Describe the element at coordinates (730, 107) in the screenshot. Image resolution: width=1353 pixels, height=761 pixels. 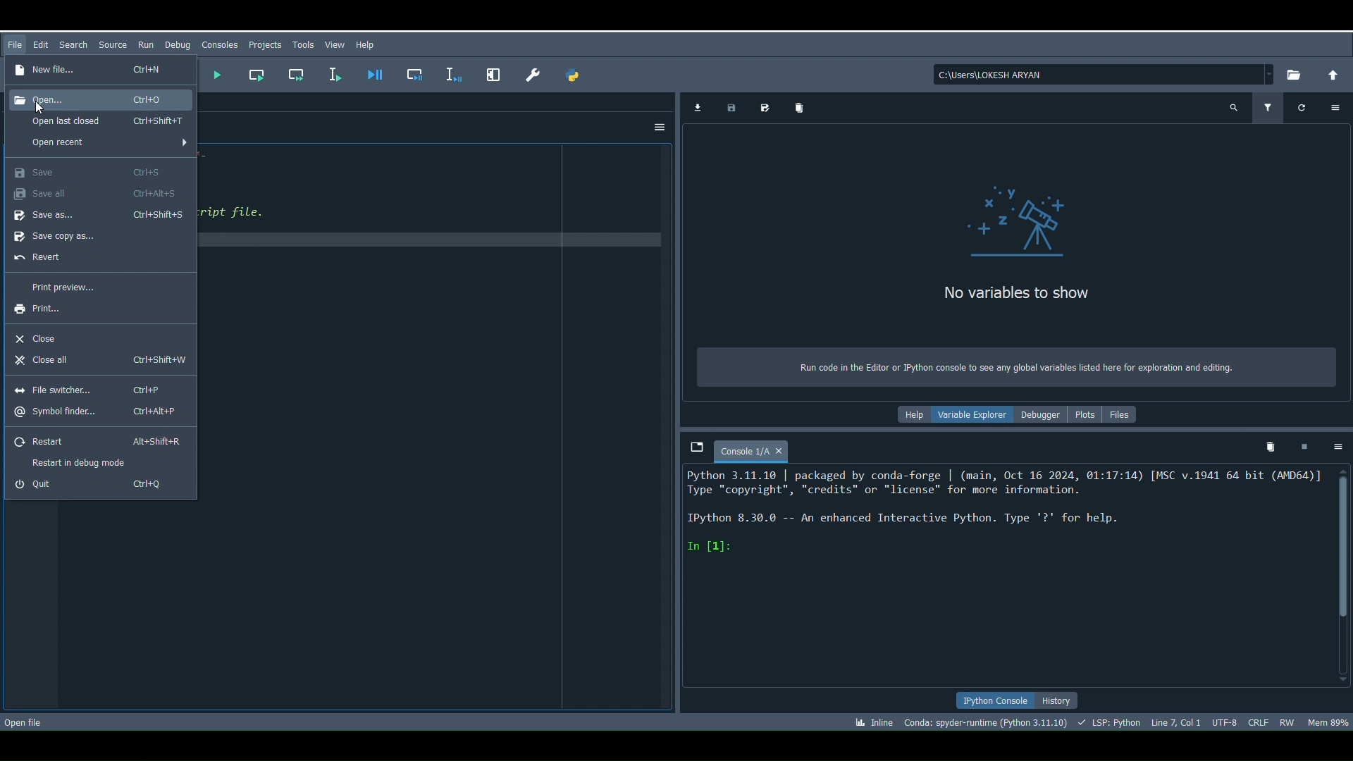
I see `Save data` at that location.